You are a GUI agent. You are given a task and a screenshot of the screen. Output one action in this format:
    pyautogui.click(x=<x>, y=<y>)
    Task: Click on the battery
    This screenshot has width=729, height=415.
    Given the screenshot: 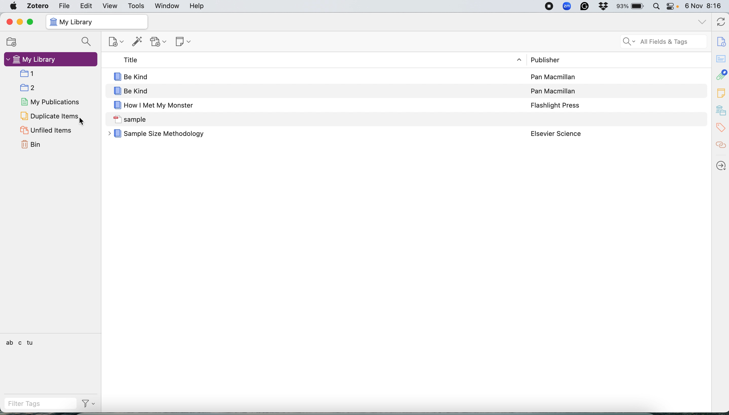 What is the action you would take?
    pyautogui.click(x=632, y=6)
    